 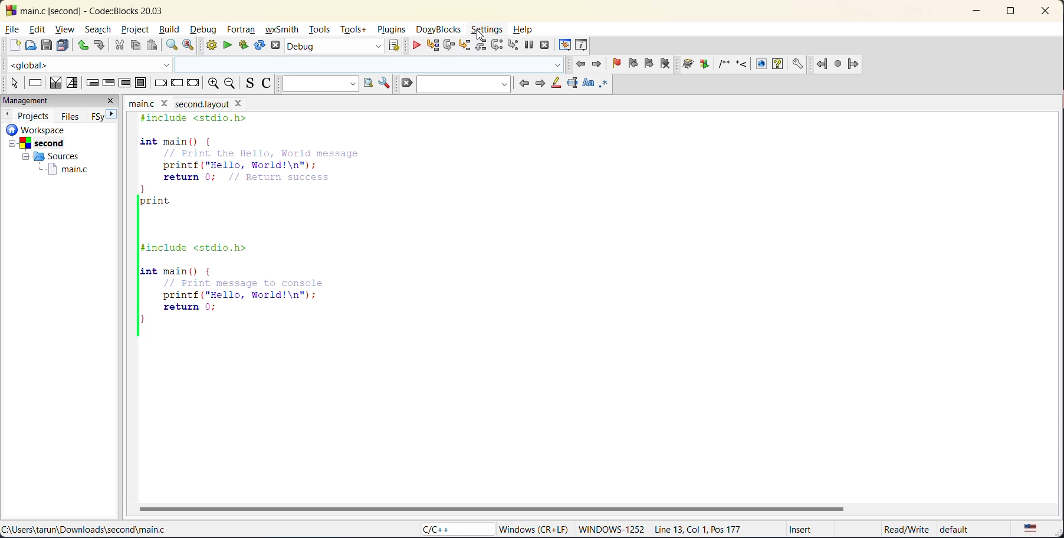 I want to click on file location, so click(x=85, y=531).